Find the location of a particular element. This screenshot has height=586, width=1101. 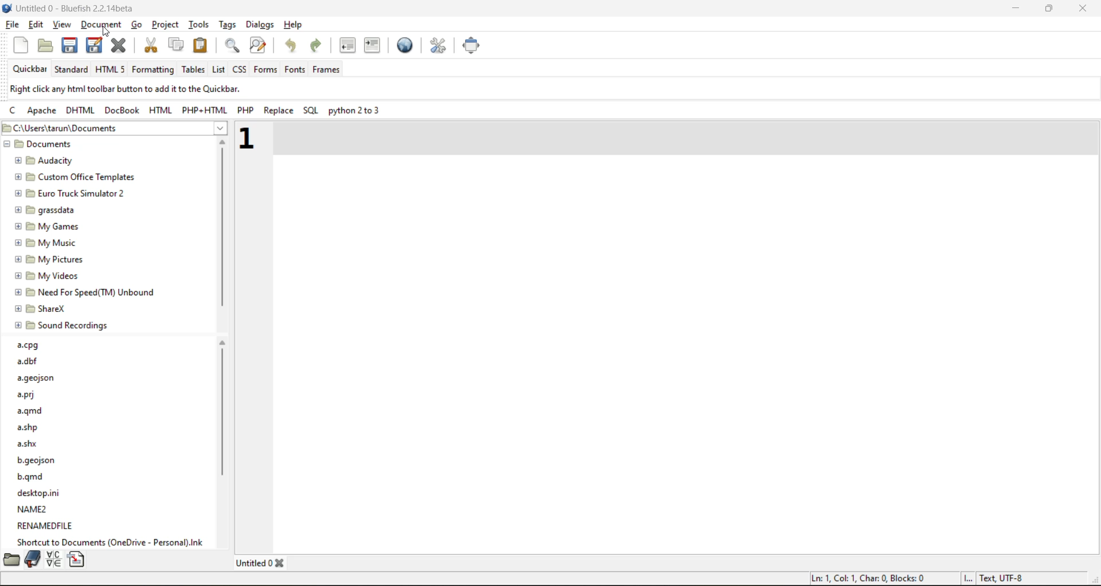

1 - increased font size is located at coordinates (252, 138).